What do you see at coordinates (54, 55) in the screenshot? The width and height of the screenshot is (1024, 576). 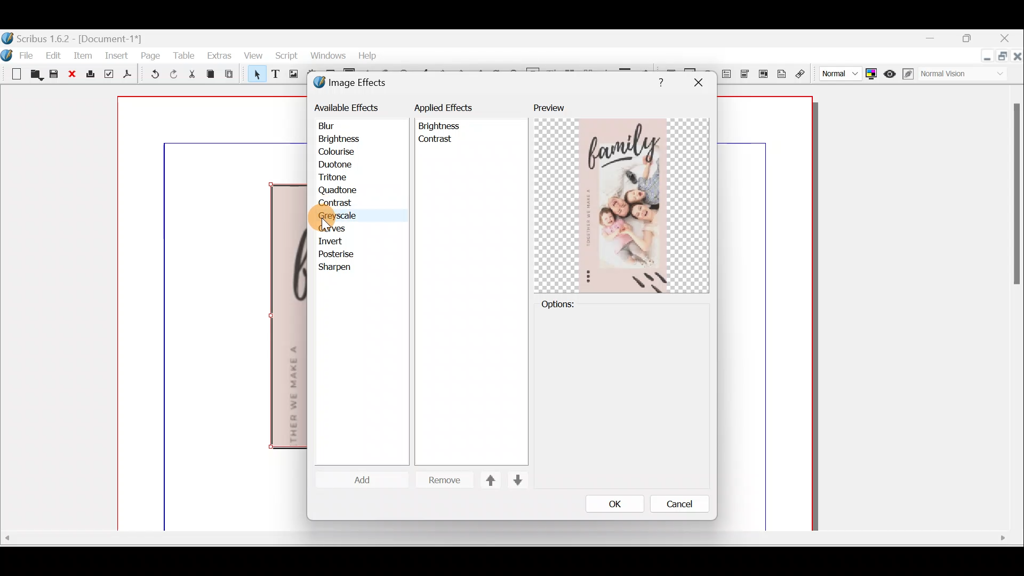 I see `Edit` at bounding box center [54, 55].